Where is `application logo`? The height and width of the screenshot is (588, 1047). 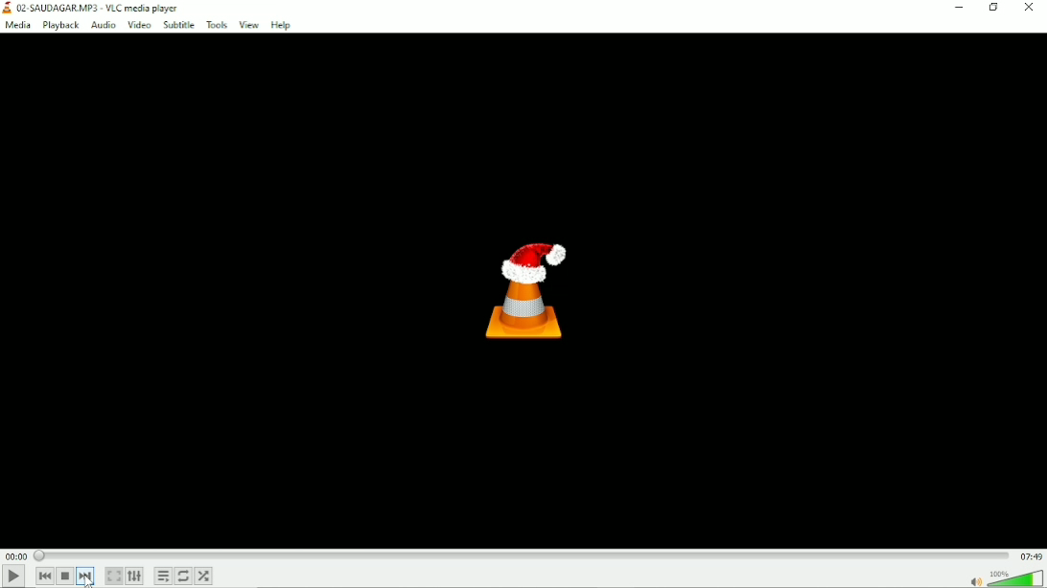
application logo is located at coordinates (7, 8).